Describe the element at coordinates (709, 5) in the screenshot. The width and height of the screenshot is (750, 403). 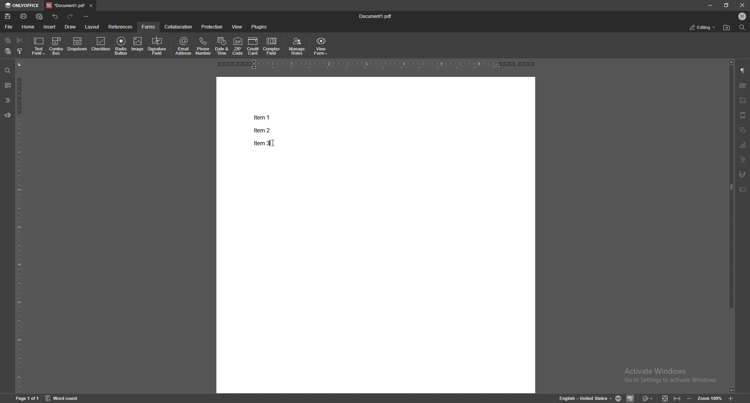
I see `minimize` at that location.